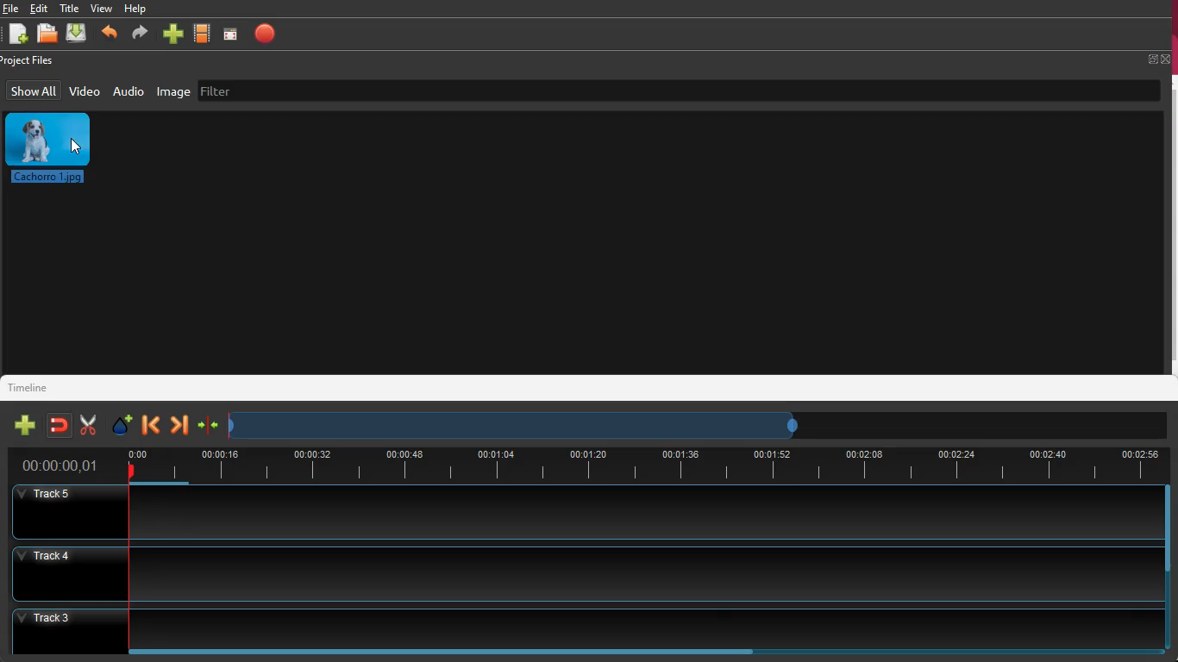 The width and height of the screenshot is (1178, 662). What do you see at coordinates (172, 34) in the screenshot?
I see `more` at bounding box center [172, 34].